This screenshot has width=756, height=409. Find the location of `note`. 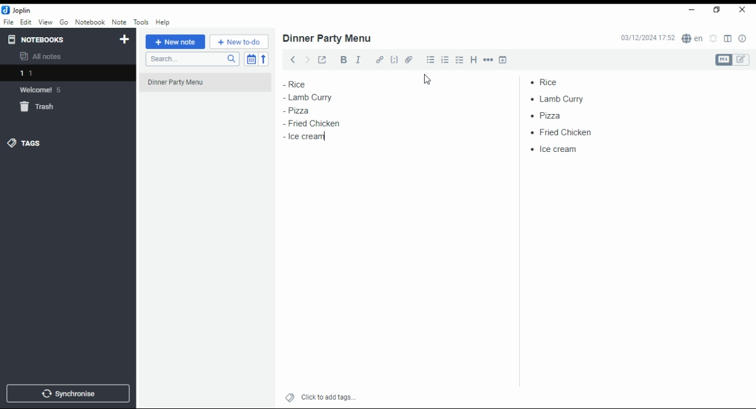

note is located at coordinates (118, 22).